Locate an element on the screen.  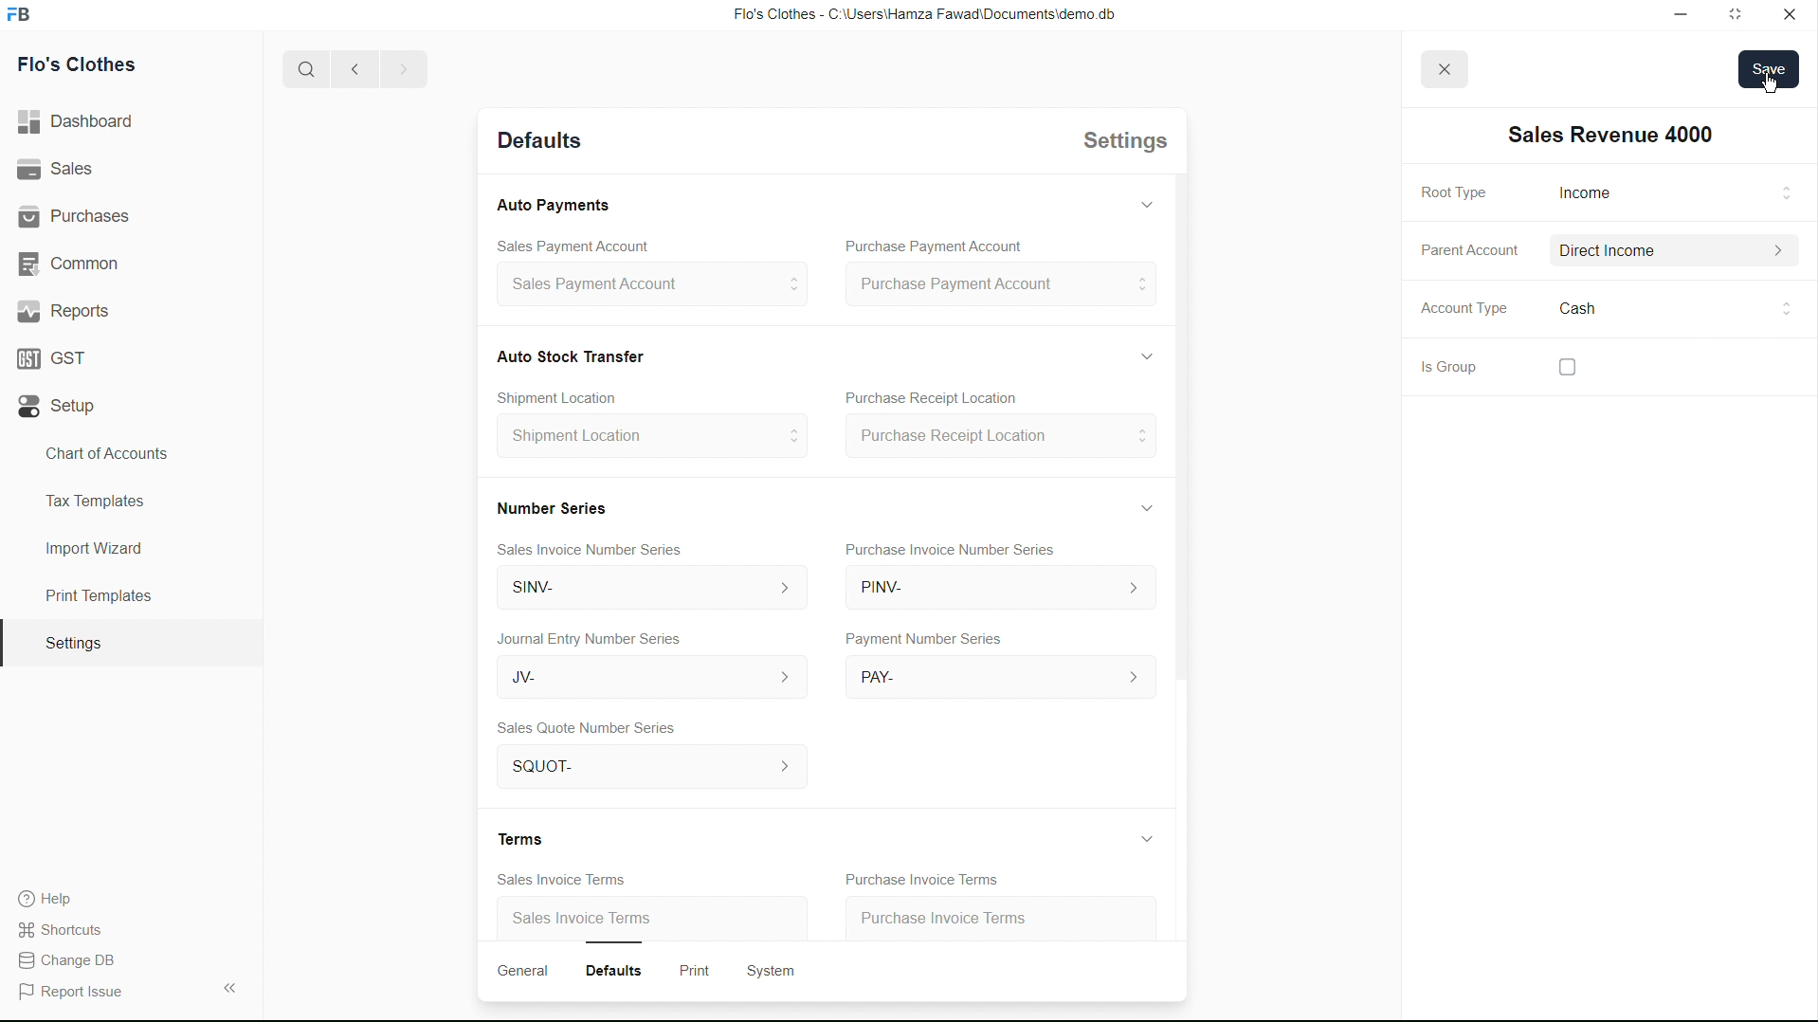
Detaults is located at coordinates (536, 142).